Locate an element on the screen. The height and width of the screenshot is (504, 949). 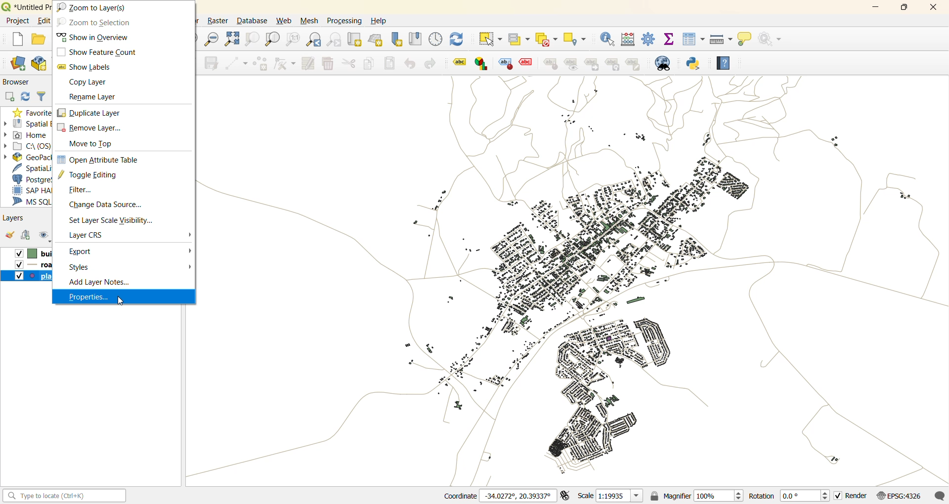
minimize is located at coordinates (879, 7).